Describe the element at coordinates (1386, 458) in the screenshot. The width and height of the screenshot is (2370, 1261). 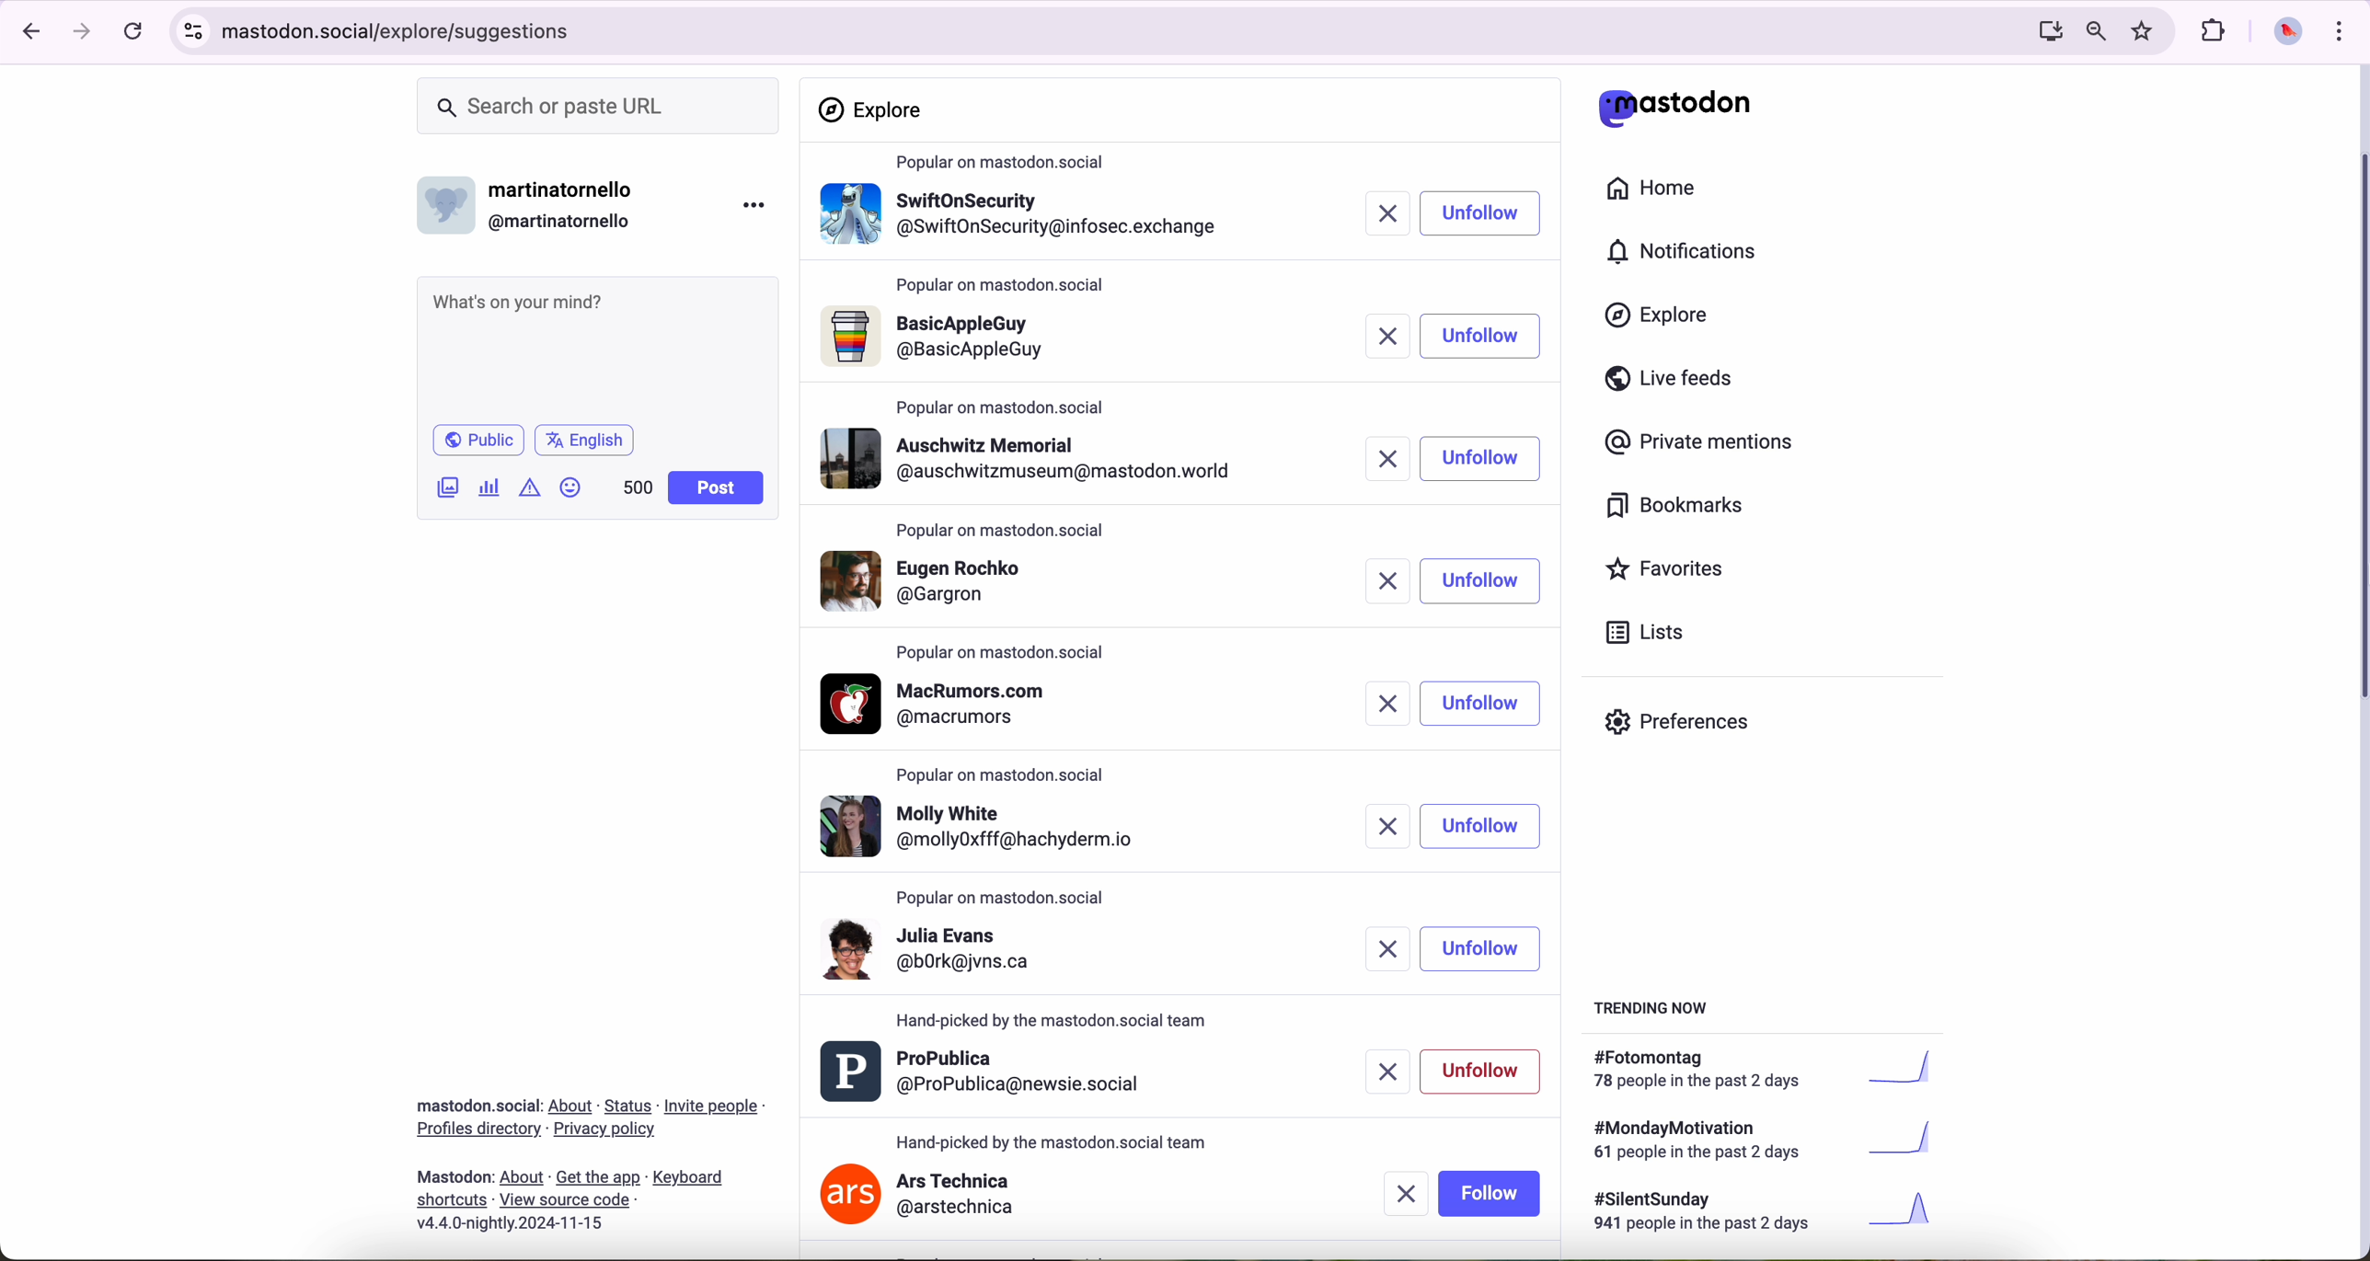
I see `remove` at that location.